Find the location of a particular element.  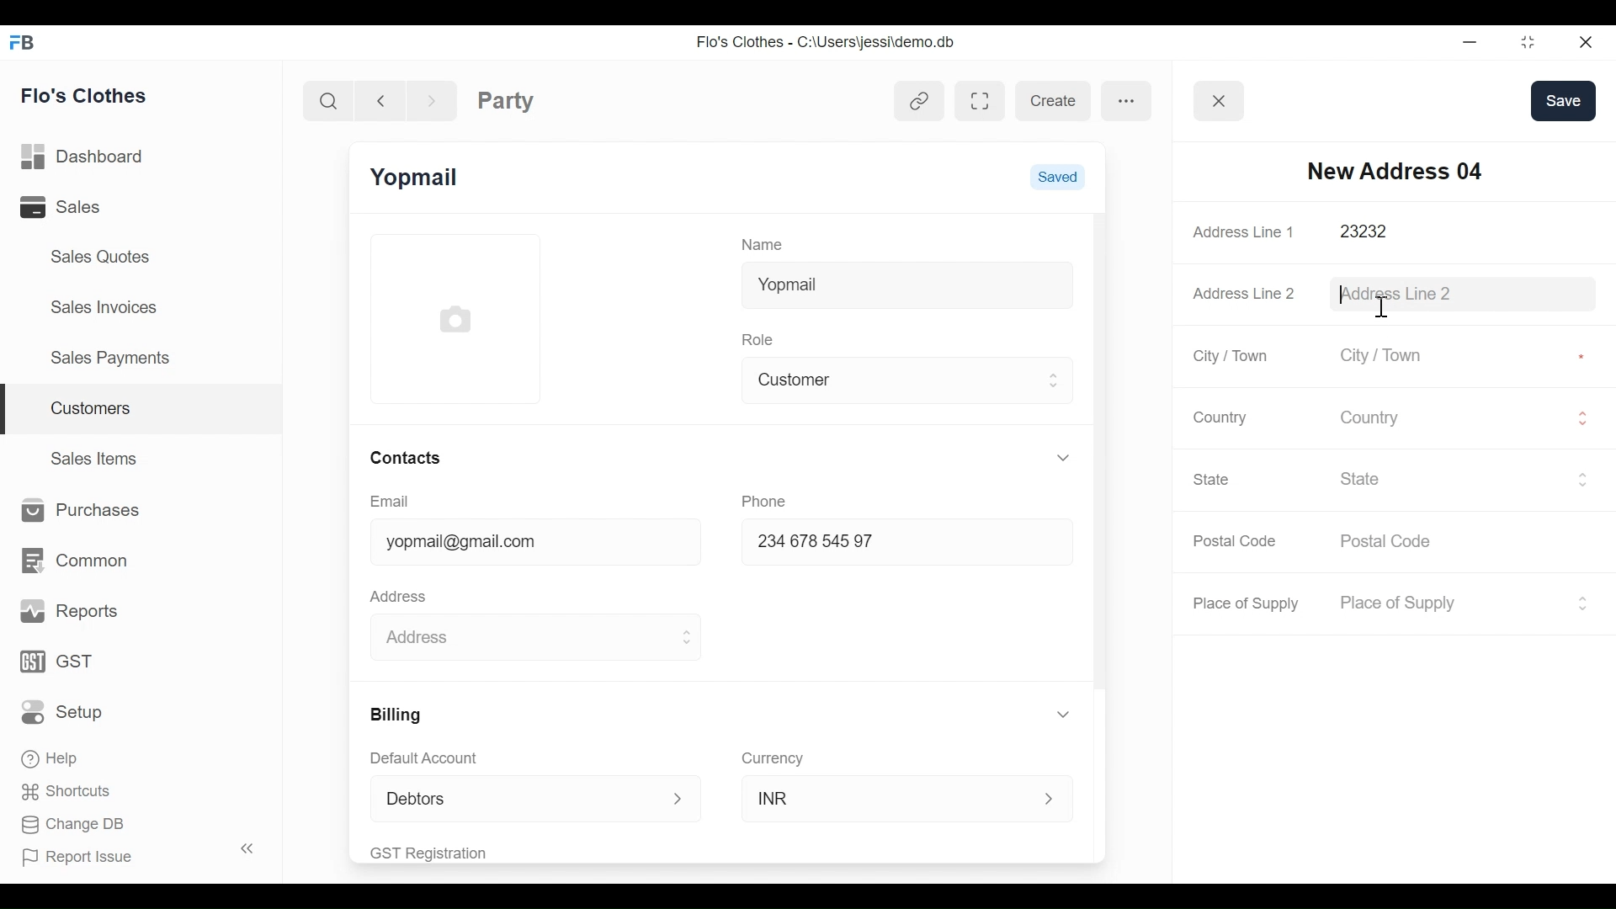

Navigate back is located at coordinates (379, 99).